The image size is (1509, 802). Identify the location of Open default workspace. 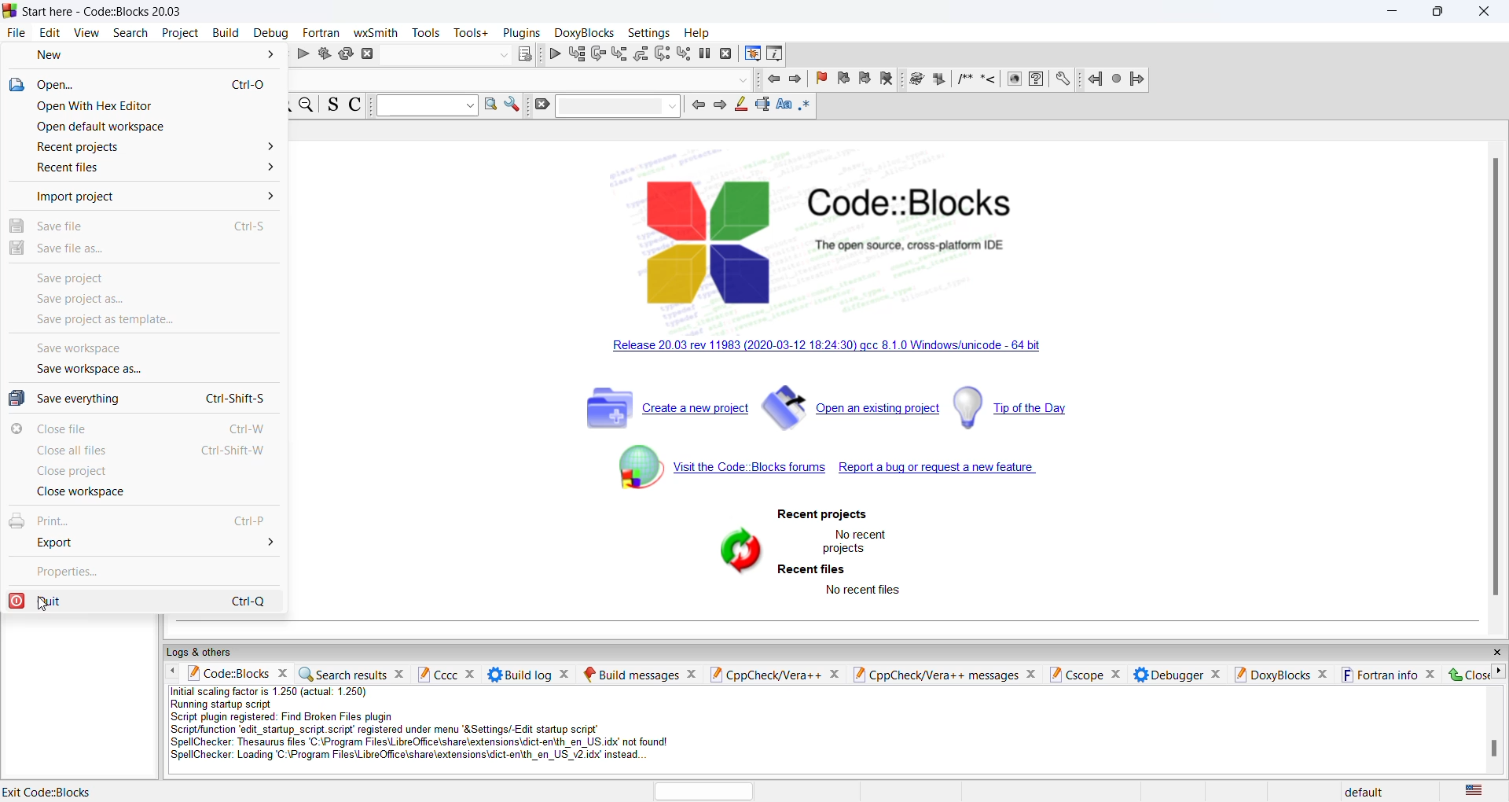
(113, 126).